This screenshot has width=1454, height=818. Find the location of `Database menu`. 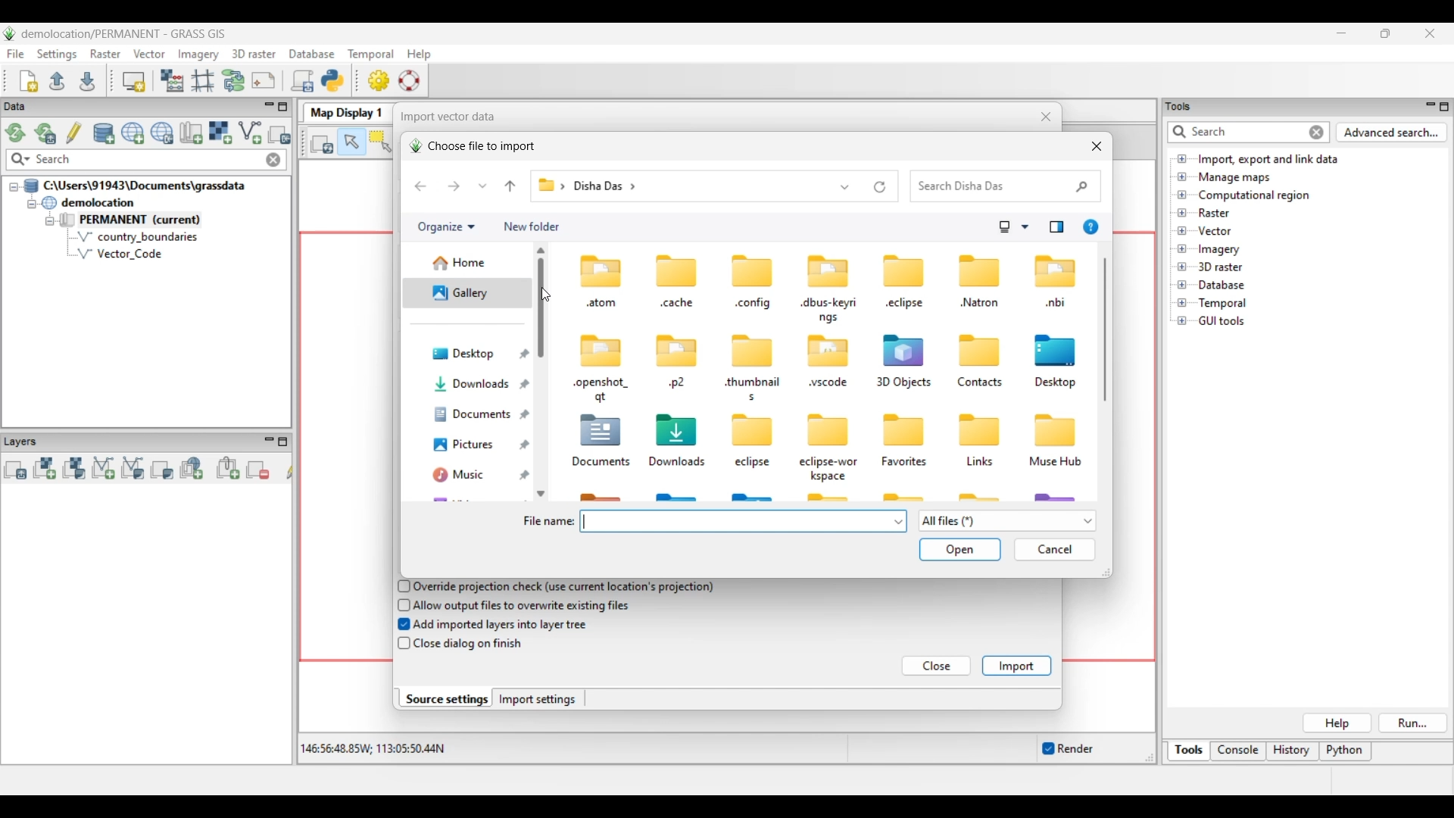

Database menu is located at coordinates (312, 55).